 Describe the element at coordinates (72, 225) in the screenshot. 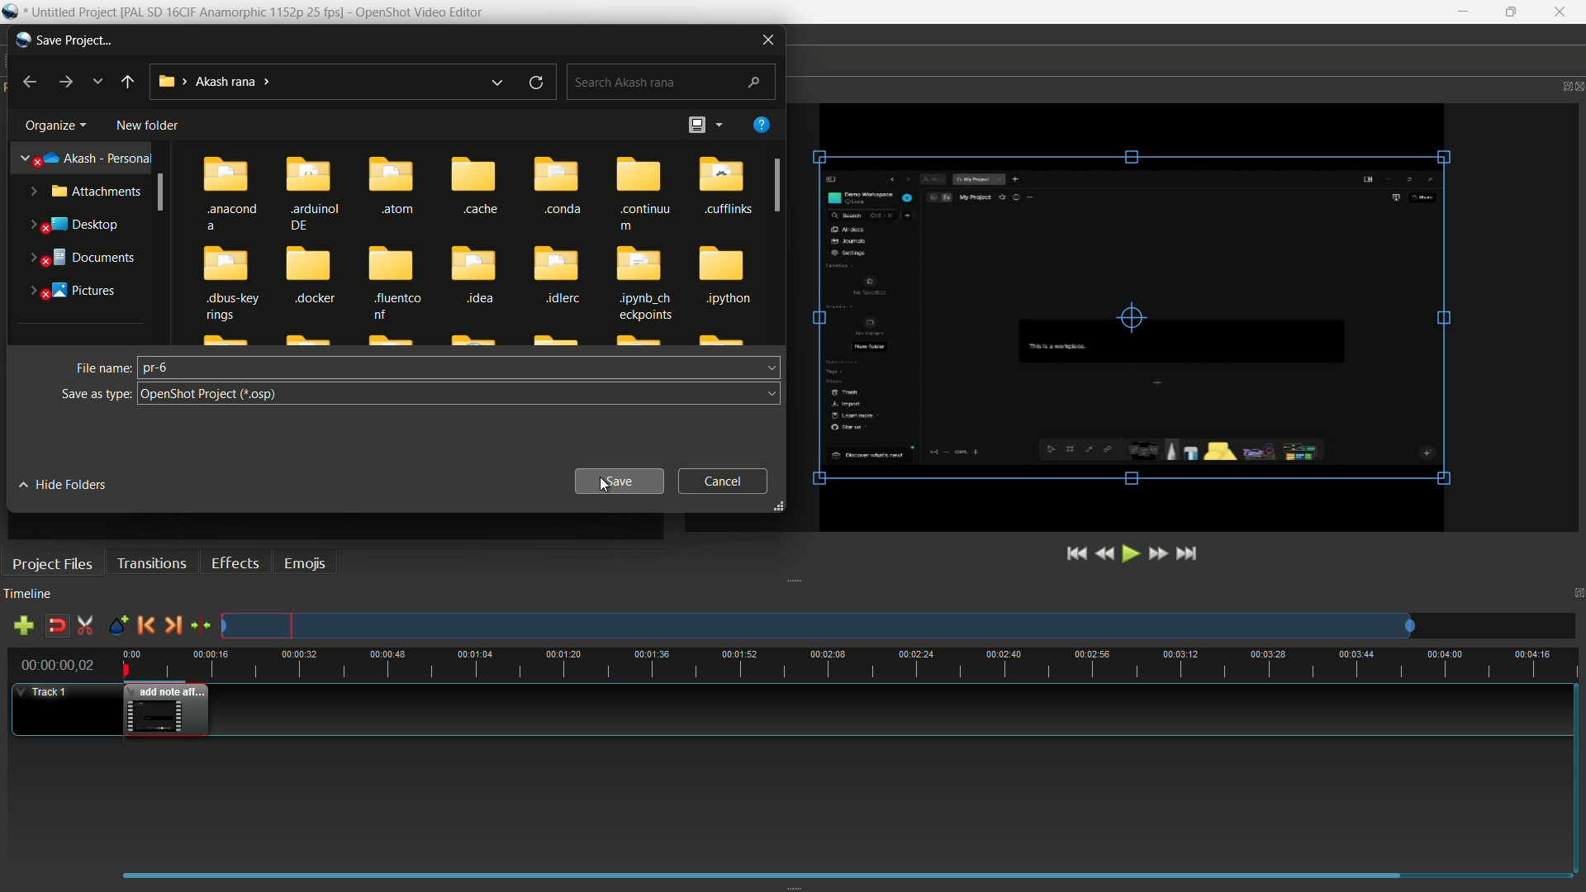

I see `desktop` at that location.